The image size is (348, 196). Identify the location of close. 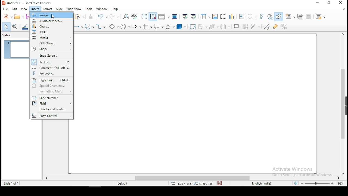
(341, 8).